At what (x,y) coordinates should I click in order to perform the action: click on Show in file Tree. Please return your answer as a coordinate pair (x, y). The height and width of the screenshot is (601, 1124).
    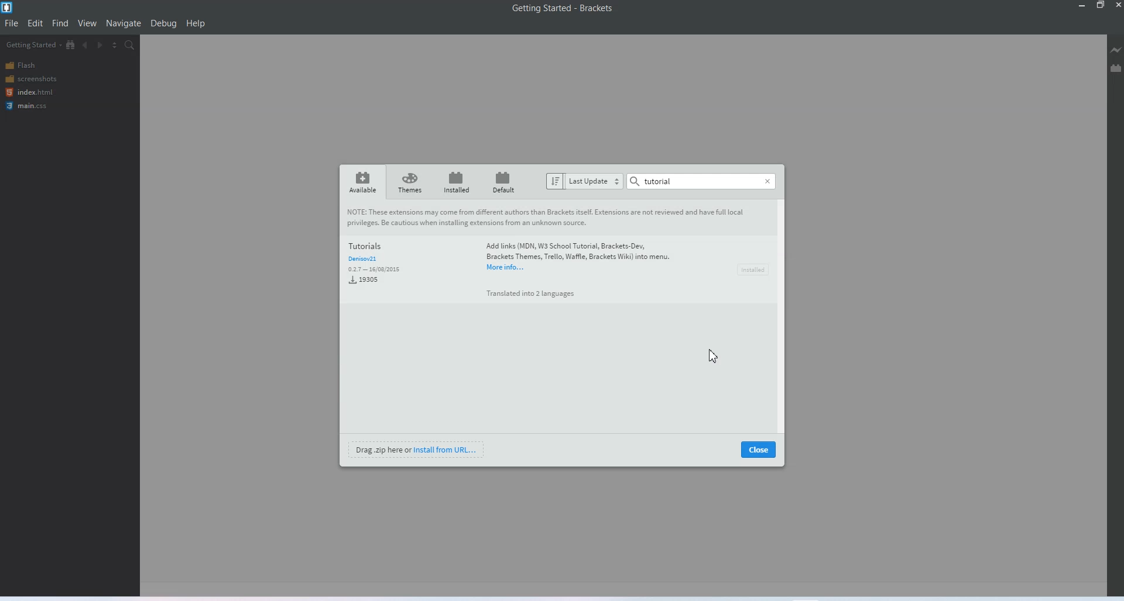
    Looking at the image, I should click on (71, 45).